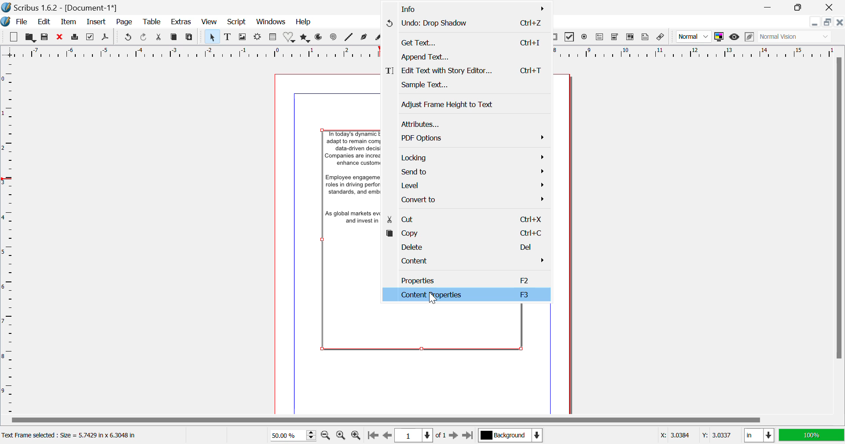 This screenshot has width=845, height=444. What do you see at coordinates (471, 247) in the screenshot?
I see `Delete` at bounding box center [471, 247].